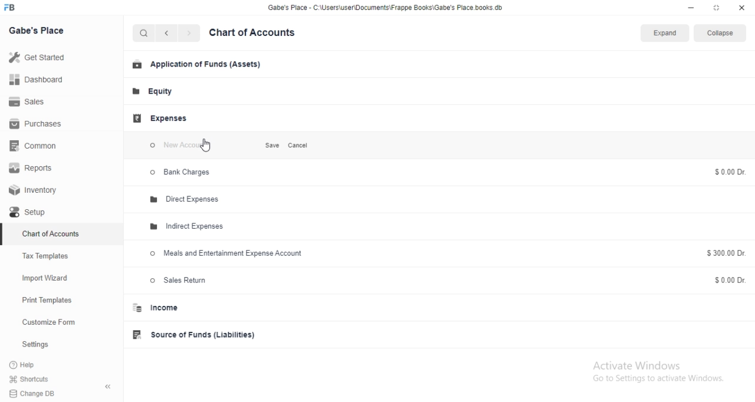  What do you see at coordinates (160, 118) in the screenshot?
I see `Expenses` at bounding box center [160, 118].